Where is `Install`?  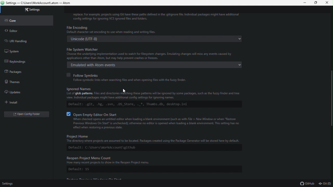 Install is located at coordinates (24, 102).